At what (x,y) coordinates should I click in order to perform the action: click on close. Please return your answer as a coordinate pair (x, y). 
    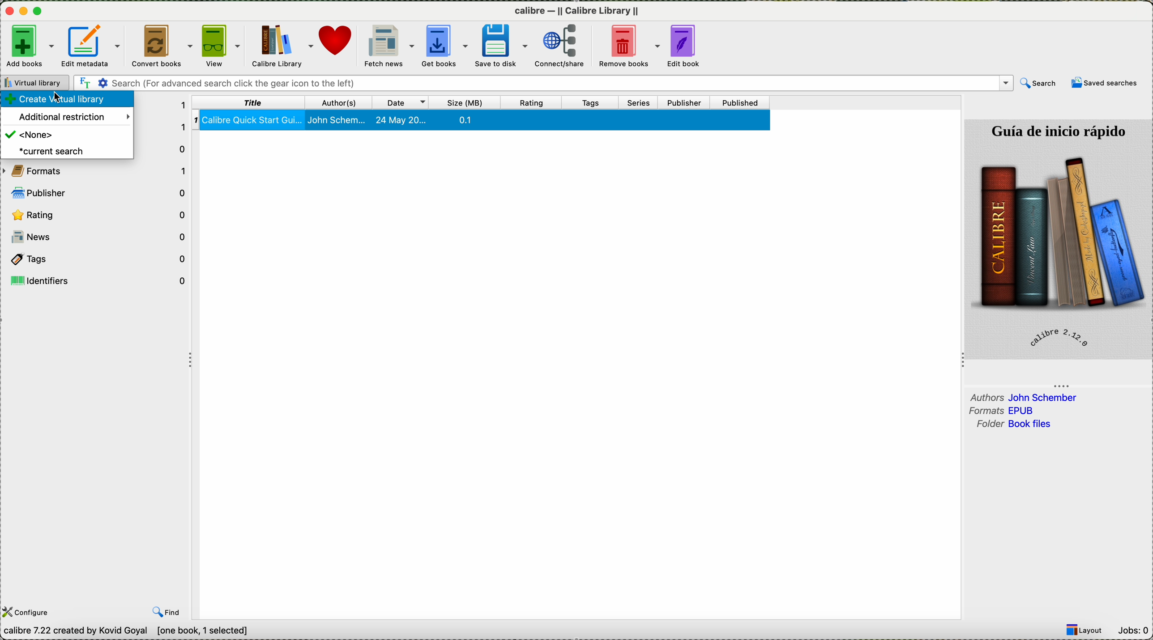
    Looking at the image, I should click on (8, 13).